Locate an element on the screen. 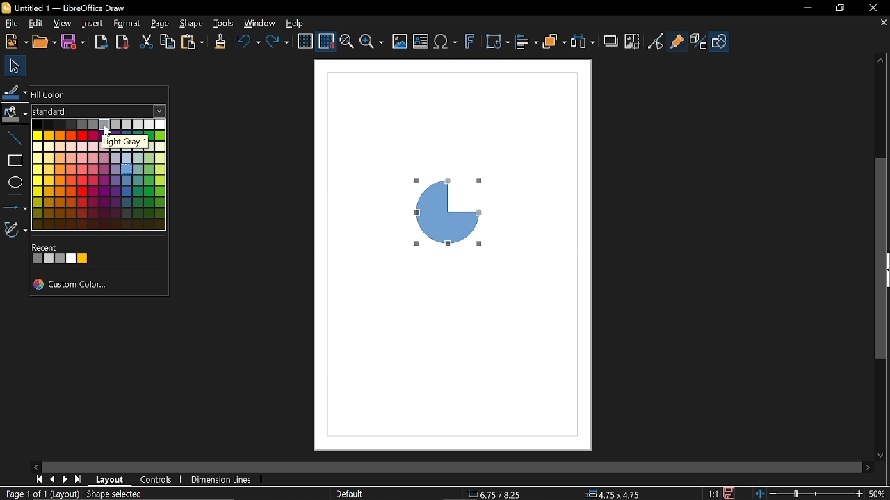 This screenshot has width=890, height=500. Line is located at coordinates (15, 140).